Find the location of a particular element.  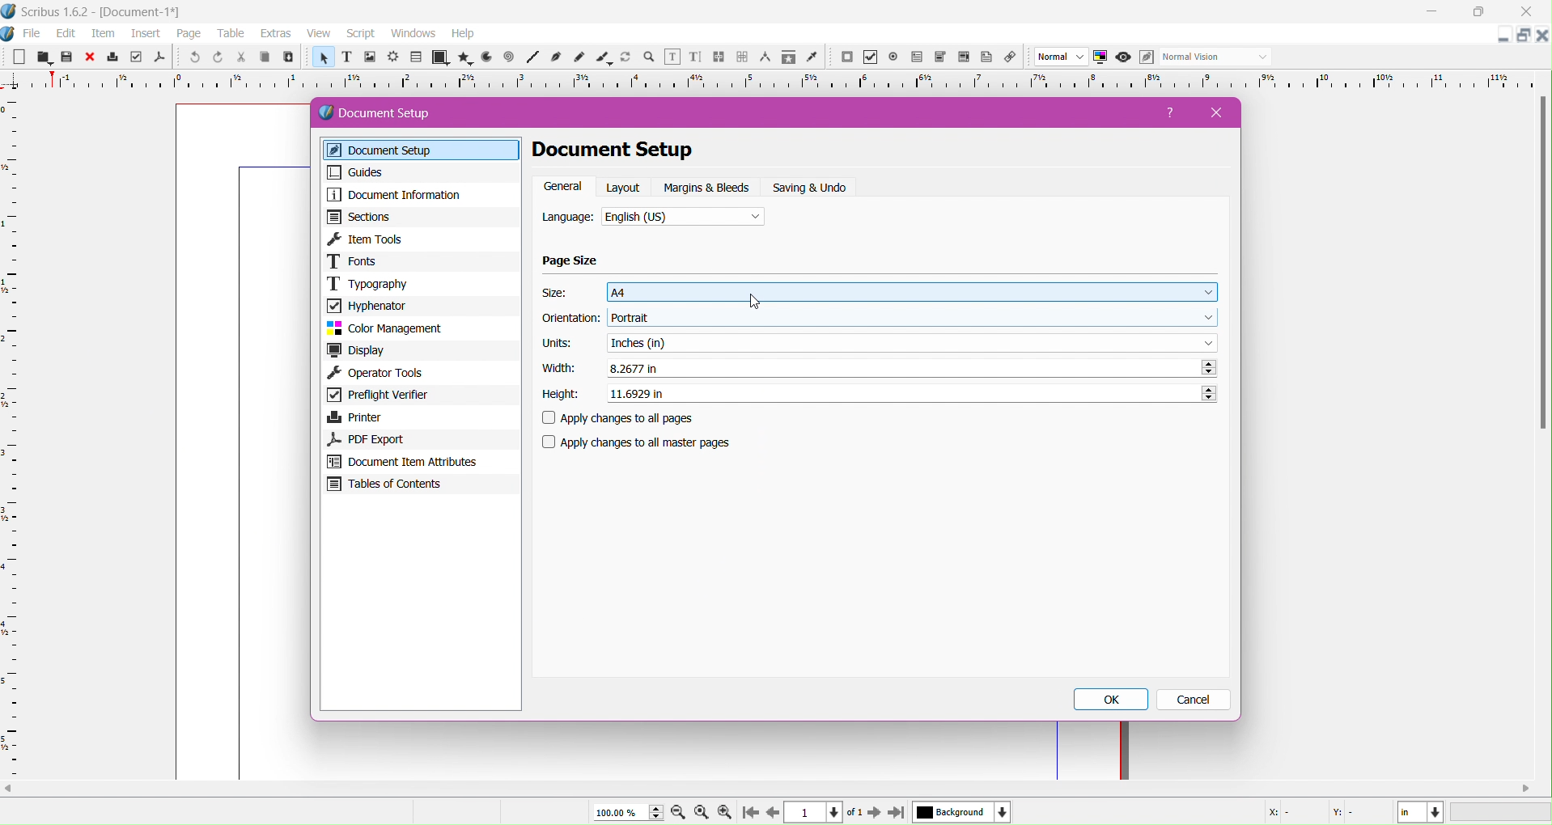

Document Setup is located at coordinates (390, 113).